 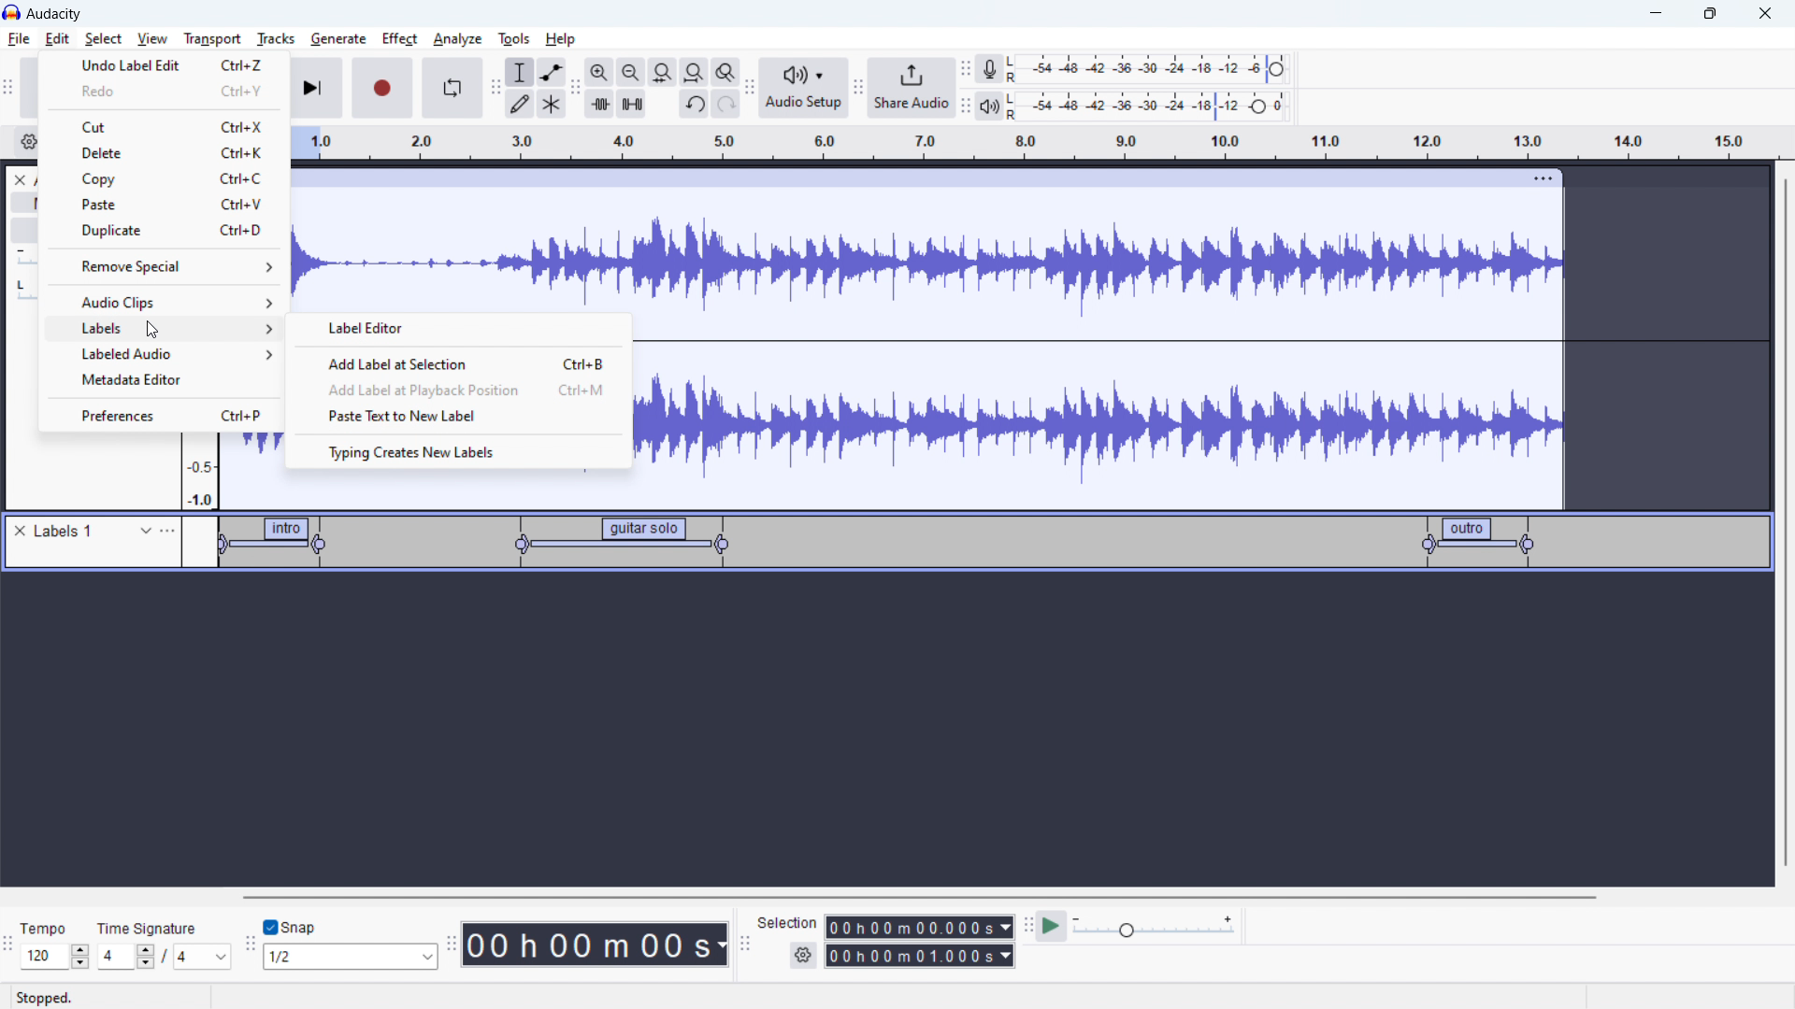 I want to click on delete, so click(x=165, y=153).